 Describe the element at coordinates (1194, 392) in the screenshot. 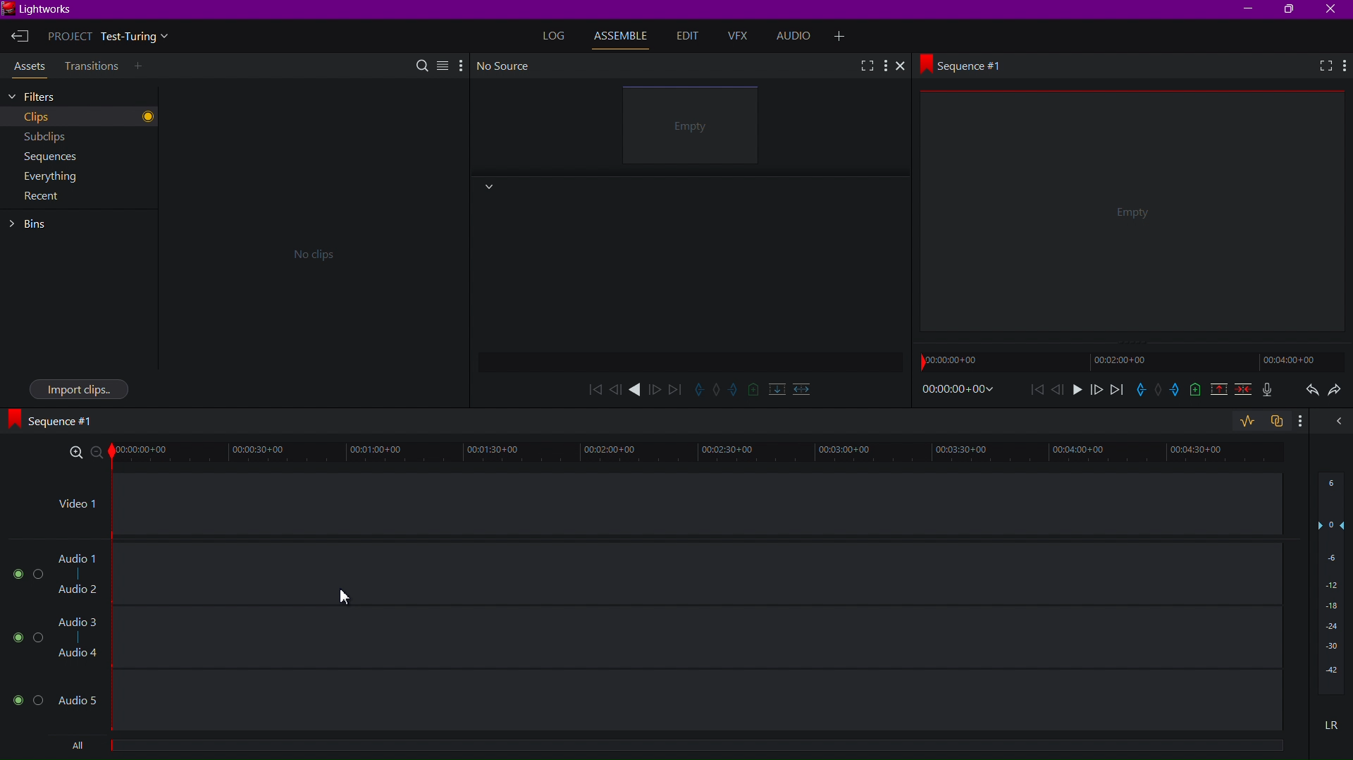

I see `new` at that location.